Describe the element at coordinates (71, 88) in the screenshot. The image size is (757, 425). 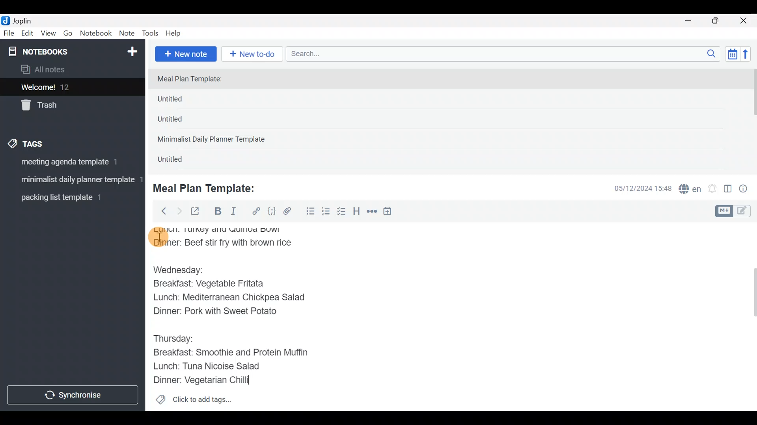
I see `Welcome!` at that location.